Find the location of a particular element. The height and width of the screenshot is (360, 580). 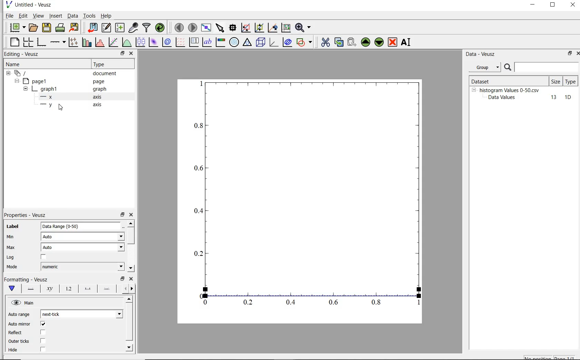

import data into veusz is located at coordinates (94, 28).